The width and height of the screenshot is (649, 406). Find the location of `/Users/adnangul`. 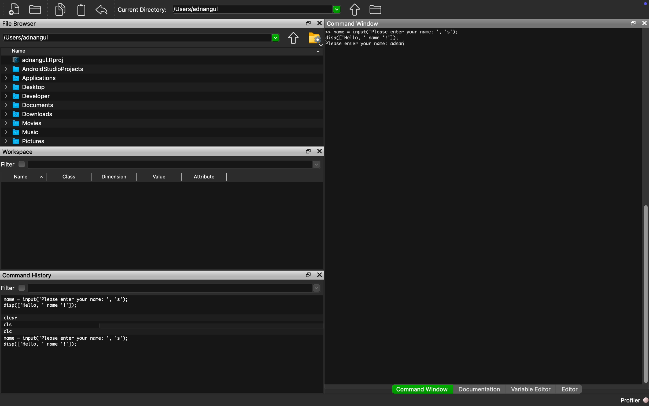

/Users/adnangul is located at coordinates (197, 9).